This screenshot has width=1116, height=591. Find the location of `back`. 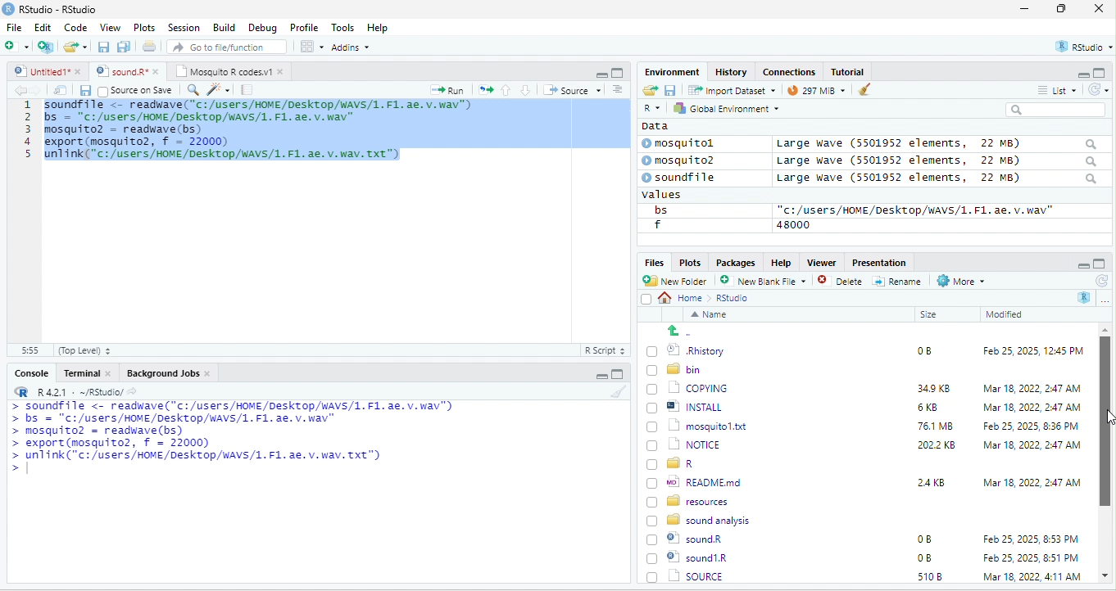

back is located at coordinates (23, 91).